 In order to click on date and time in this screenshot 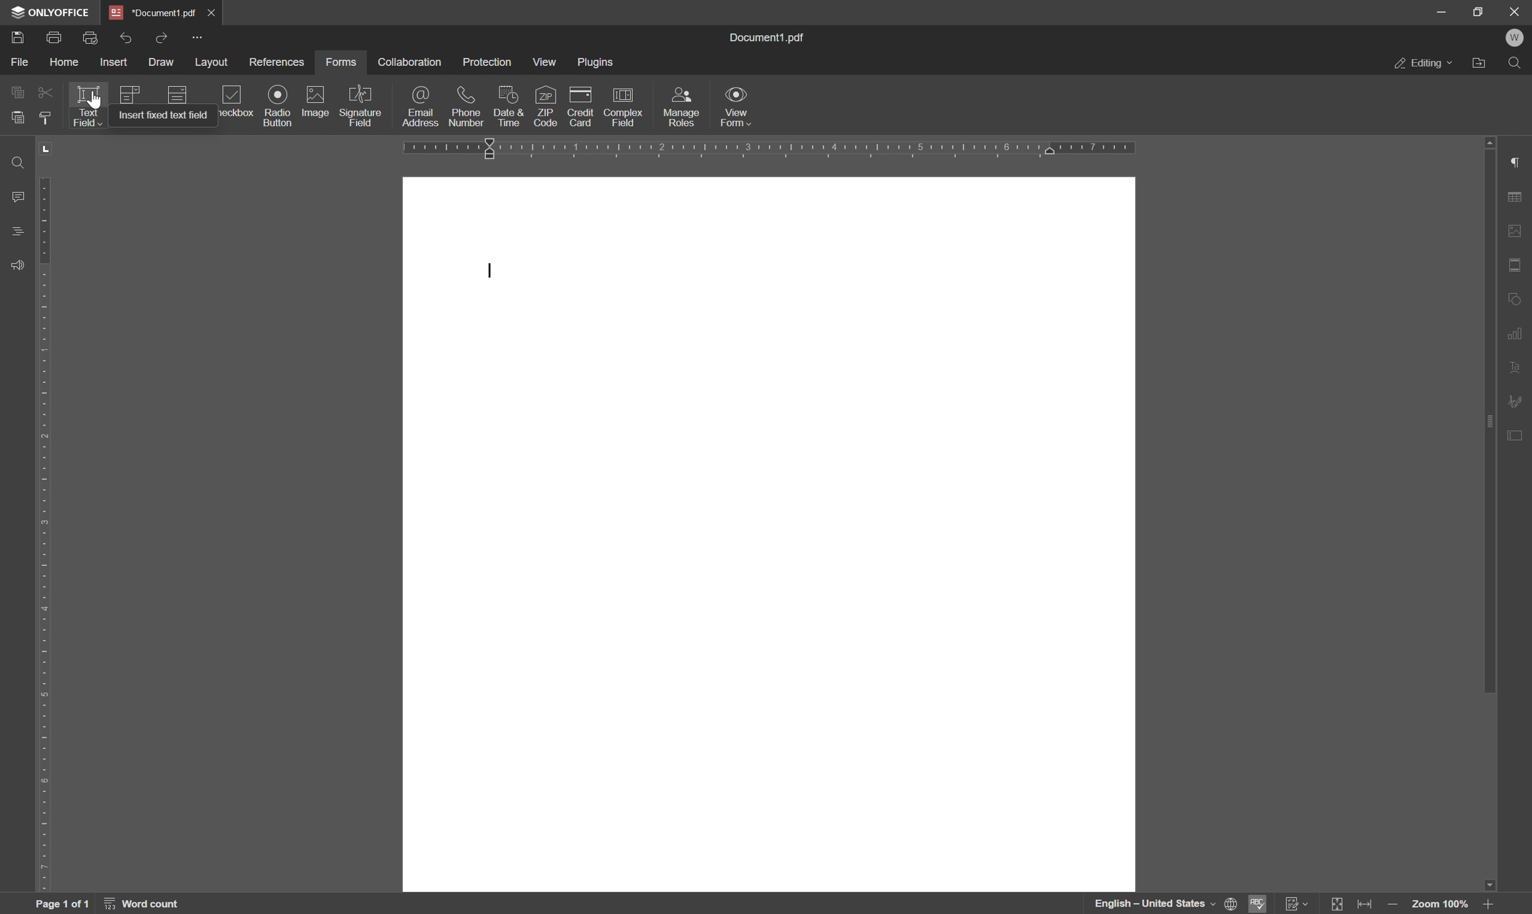, I will do `click(512, 108)`.